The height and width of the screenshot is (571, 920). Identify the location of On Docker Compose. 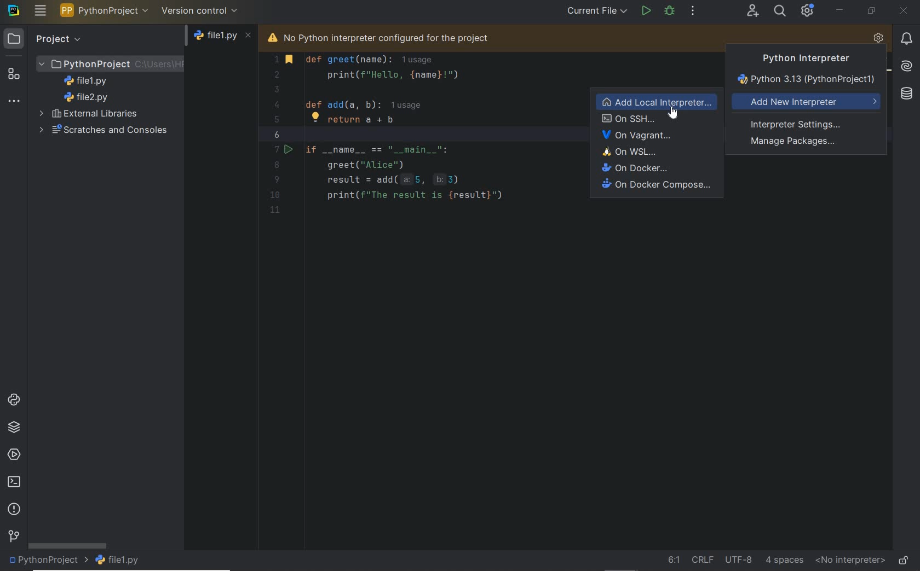
(656, 185).